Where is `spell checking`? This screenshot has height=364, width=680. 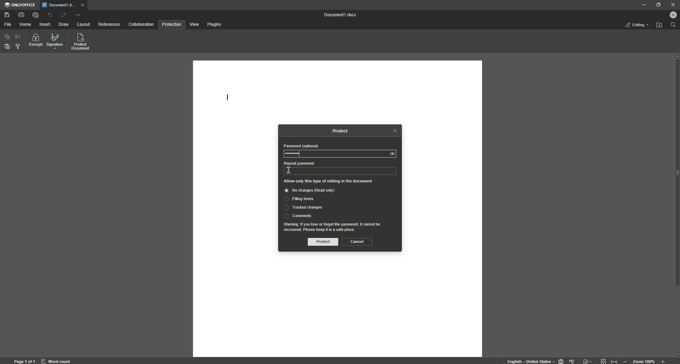 spell checking is located at coordinates (572, 360).